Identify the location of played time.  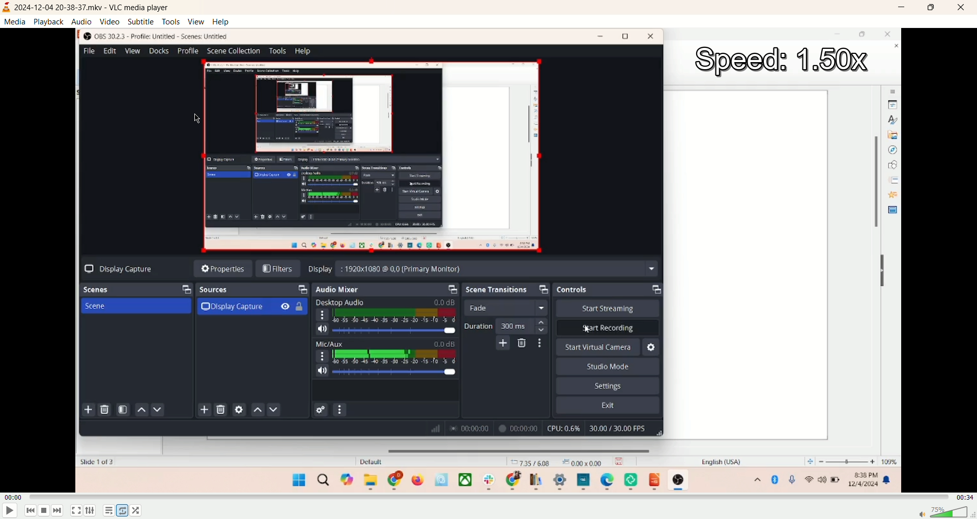
(15, 497).